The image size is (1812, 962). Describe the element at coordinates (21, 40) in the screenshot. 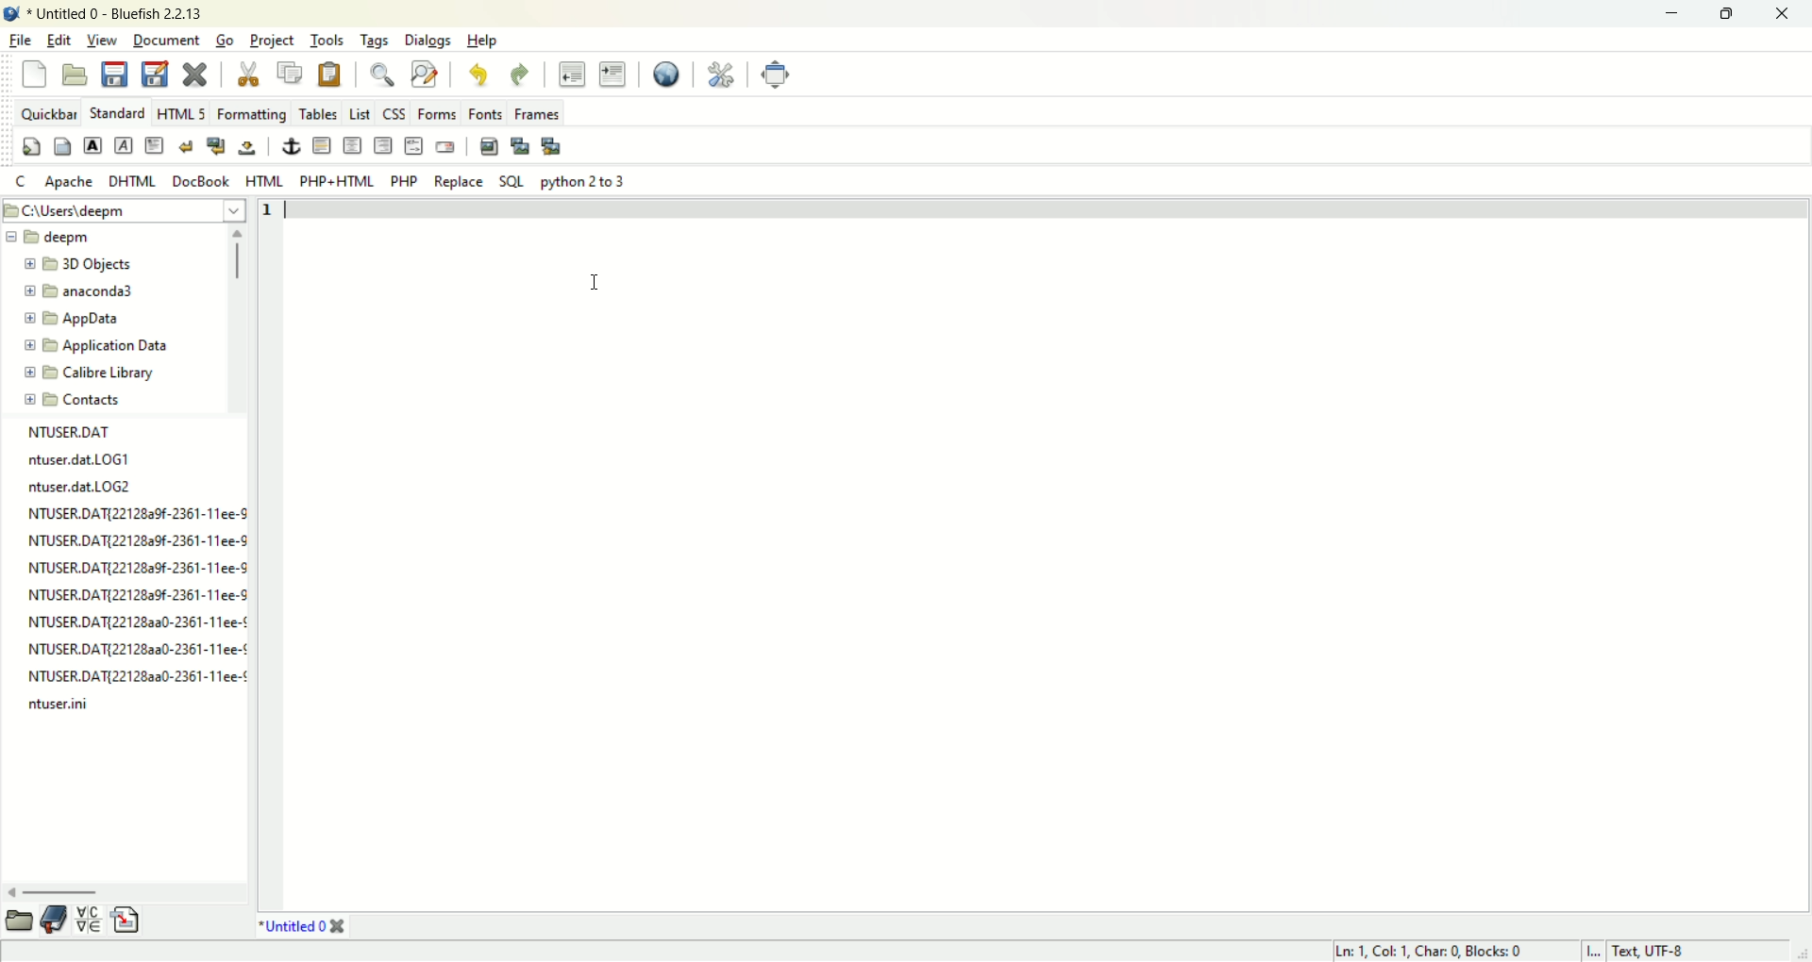

I see `file` at that location.